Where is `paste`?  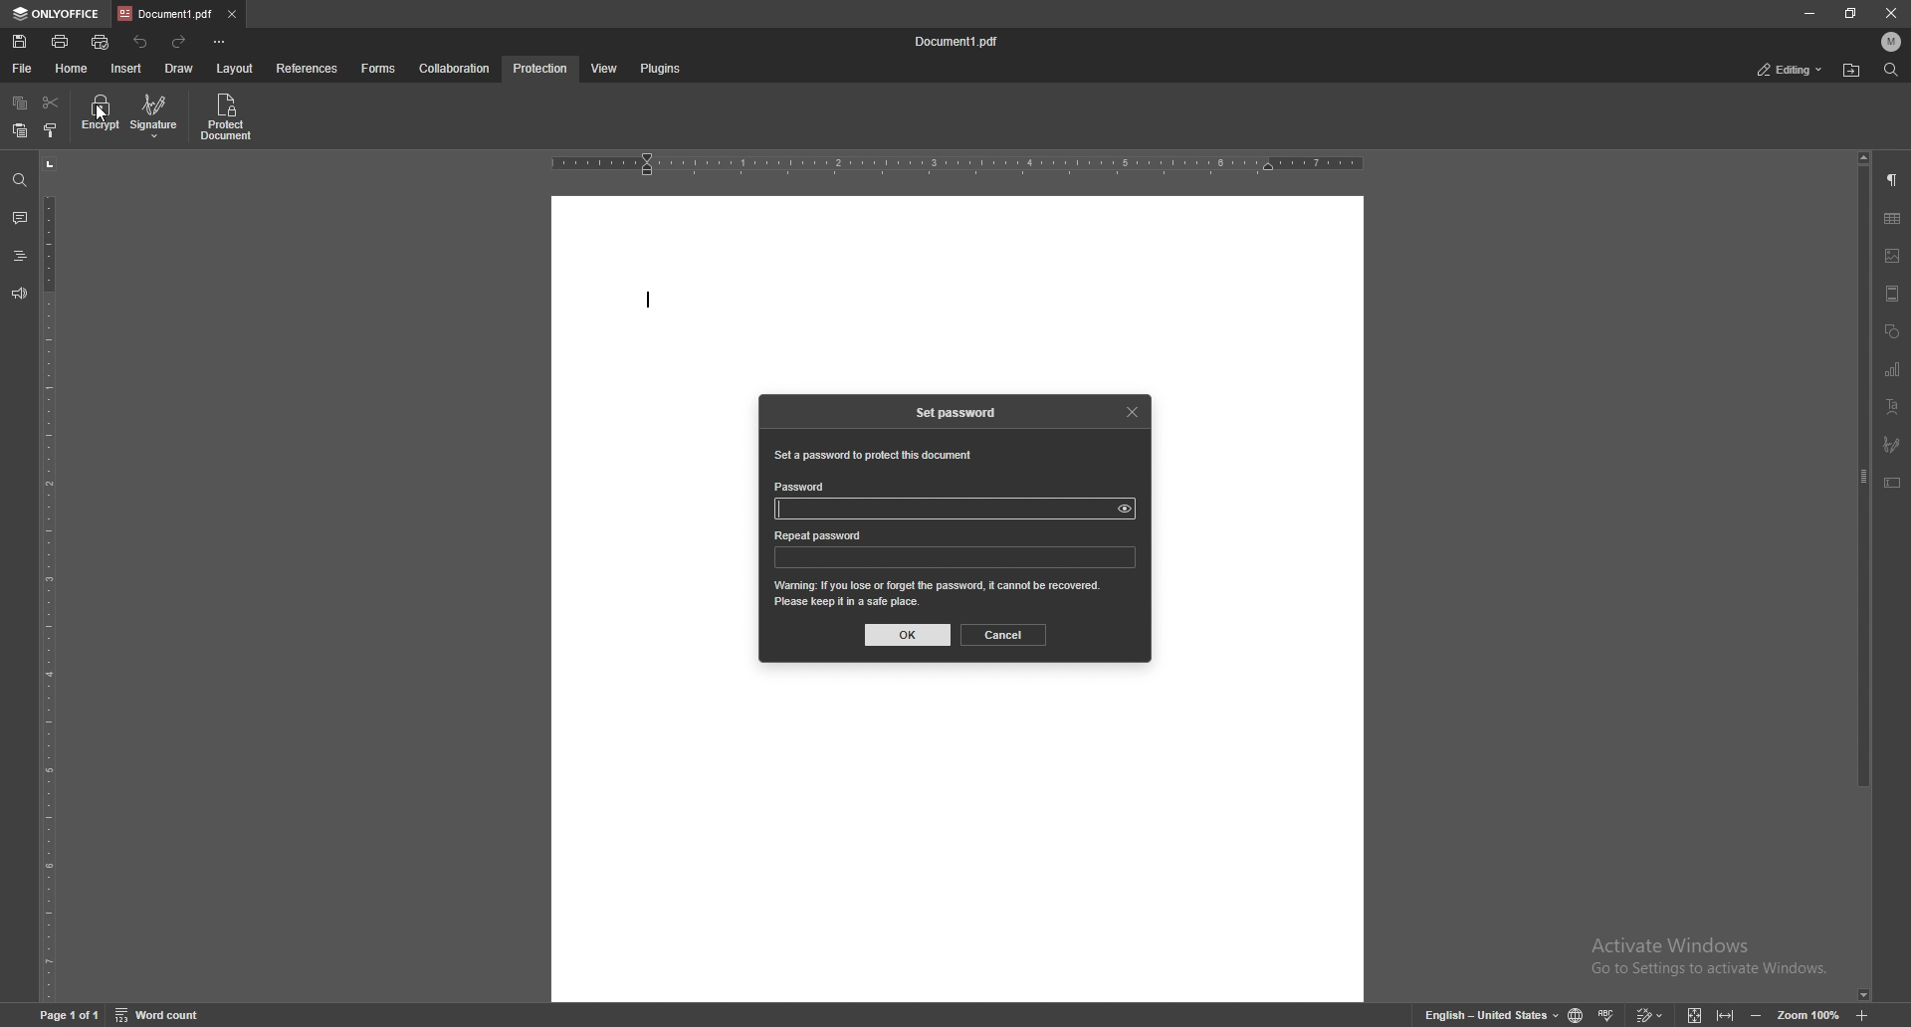
paste is located at coordinates (20, 131).